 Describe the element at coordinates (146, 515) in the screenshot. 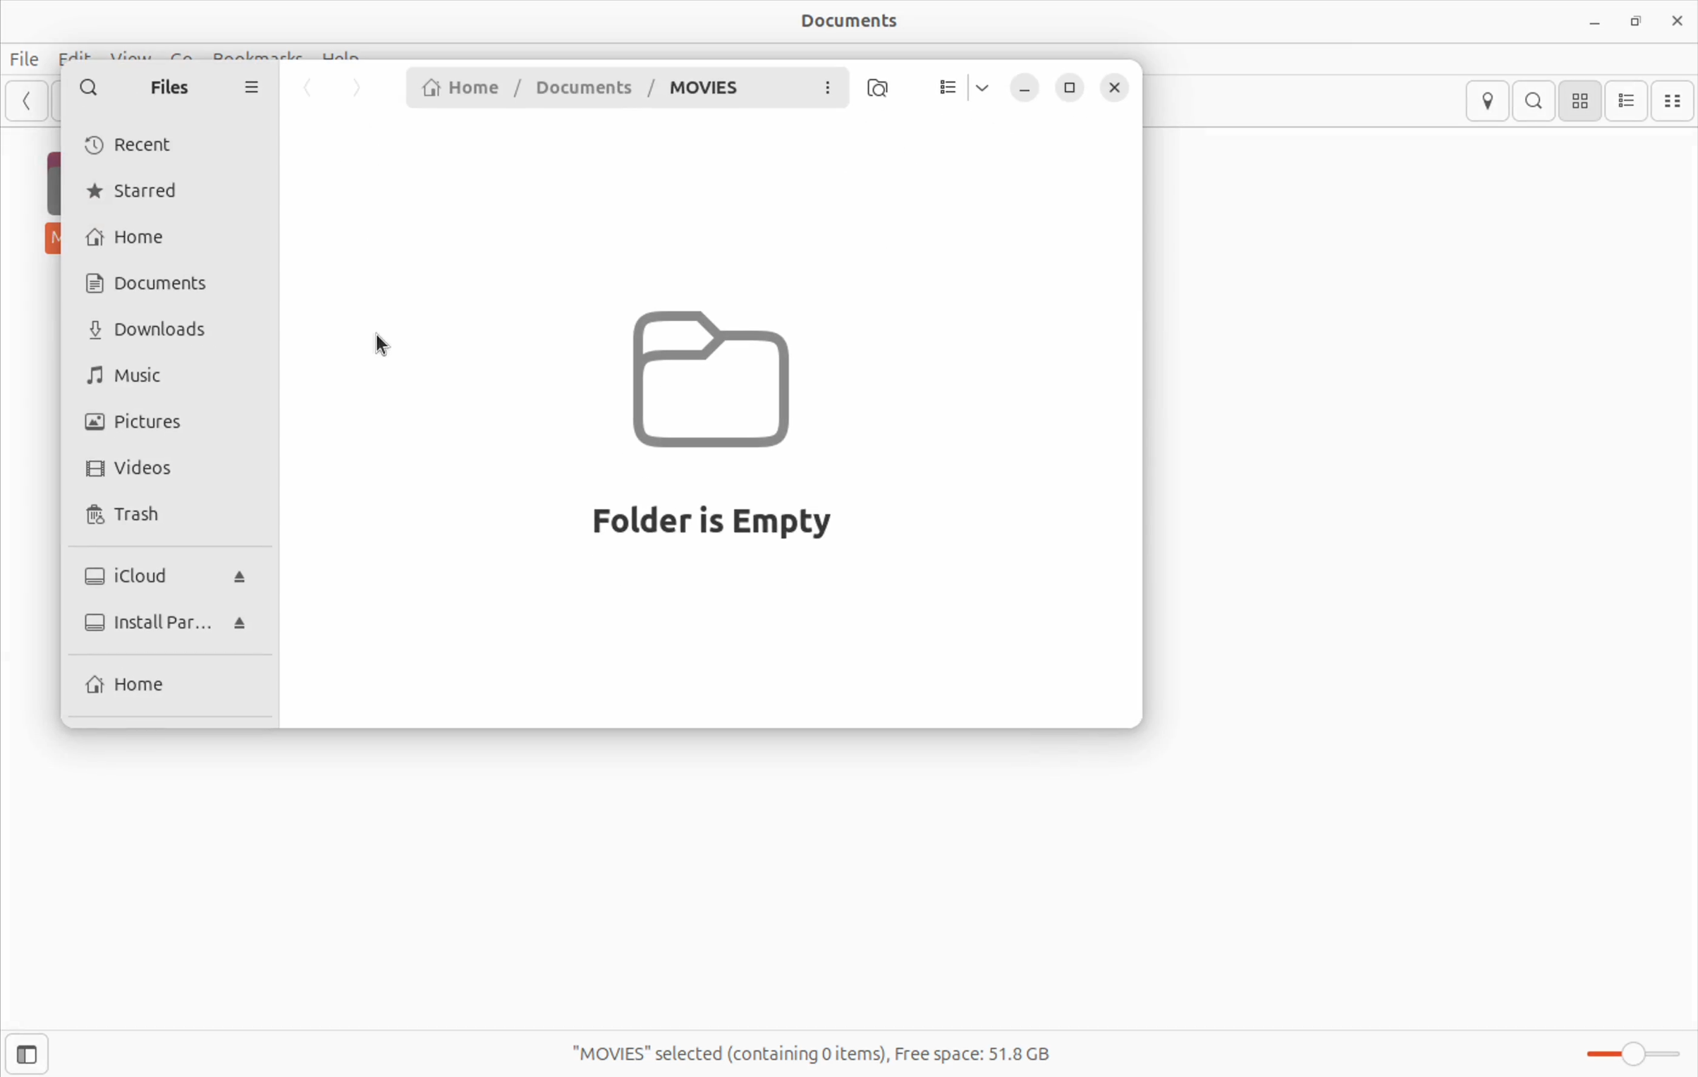

I see `Trash` at that location.